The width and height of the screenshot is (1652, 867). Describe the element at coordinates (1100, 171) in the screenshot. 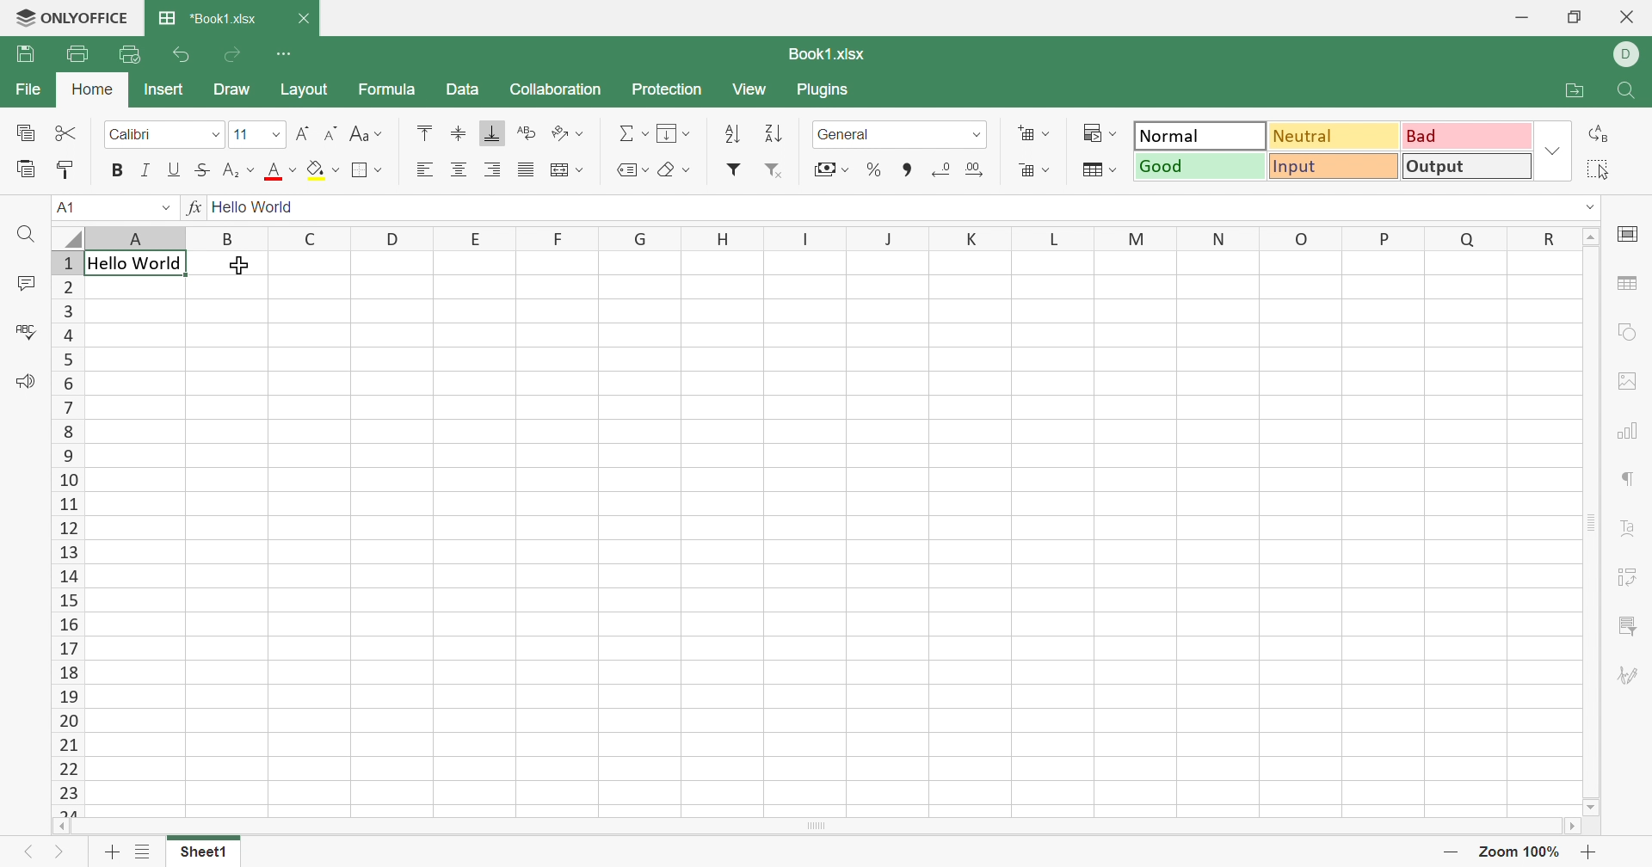

I see `Format as table template` at that location.